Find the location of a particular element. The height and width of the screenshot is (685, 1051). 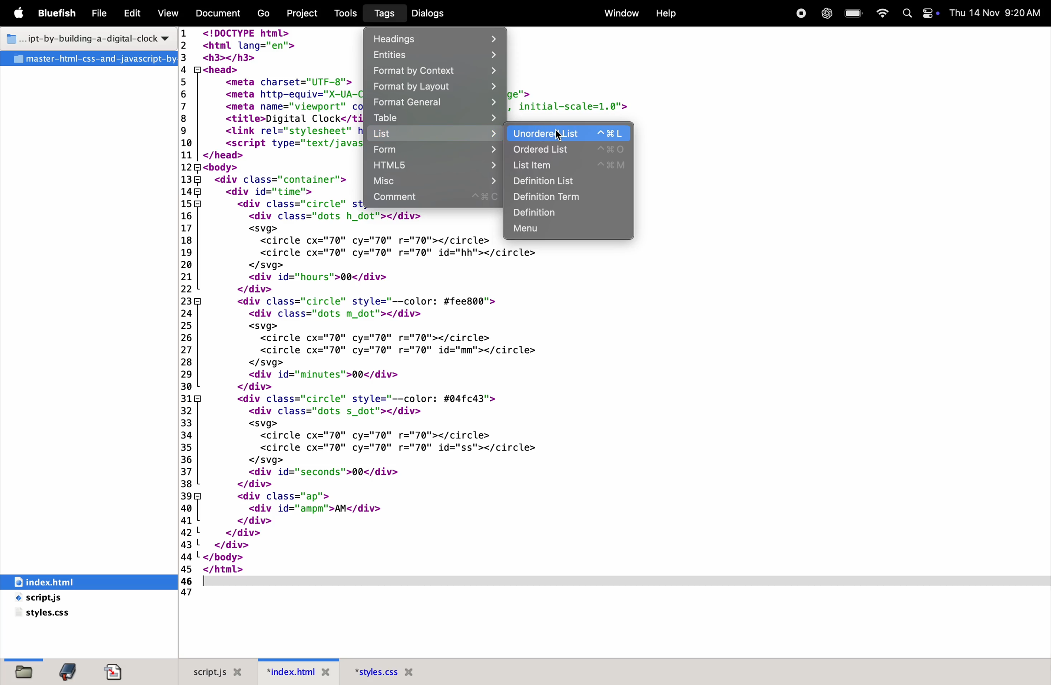

menu is located at coordinates (568, 231).